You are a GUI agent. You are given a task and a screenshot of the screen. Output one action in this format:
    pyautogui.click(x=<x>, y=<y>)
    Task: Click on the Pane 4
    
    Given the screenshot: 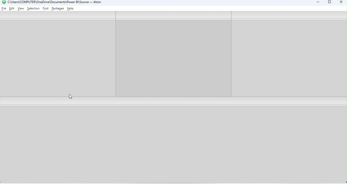 What is the action you would take?
    pyautogui.click(x=175, y=144)
    